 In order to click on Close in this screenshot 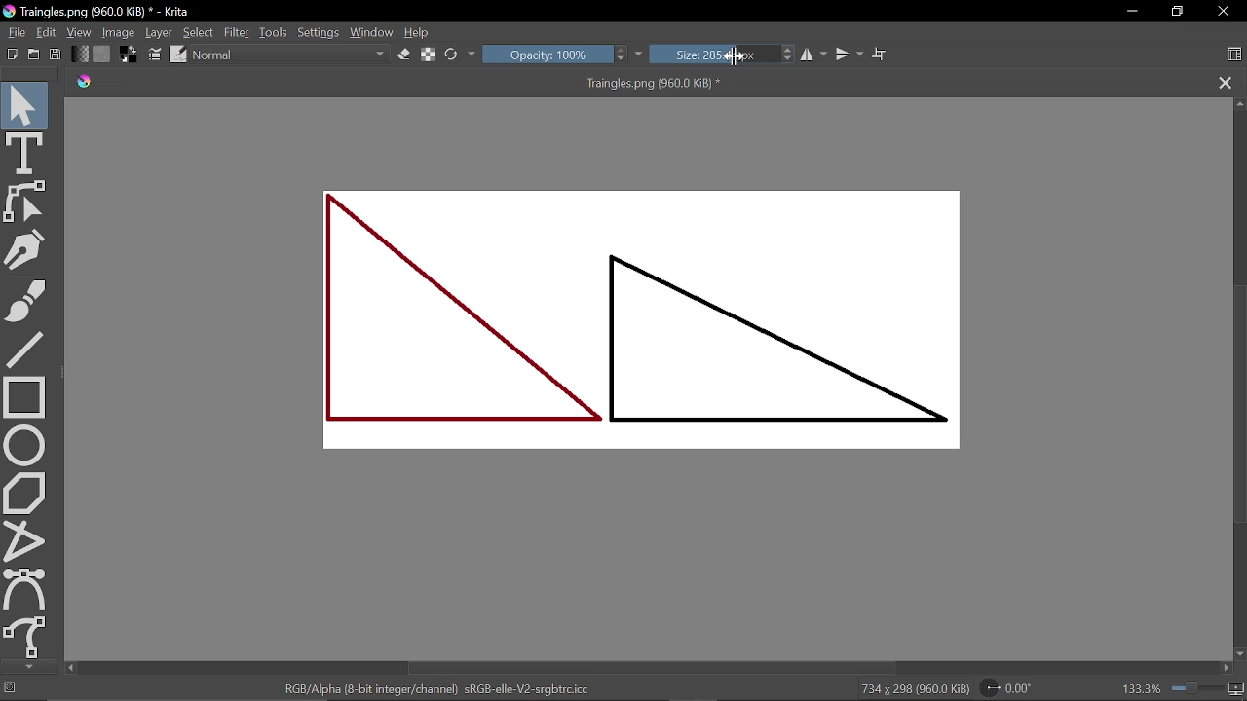, I will do `click(1221, 12)`.